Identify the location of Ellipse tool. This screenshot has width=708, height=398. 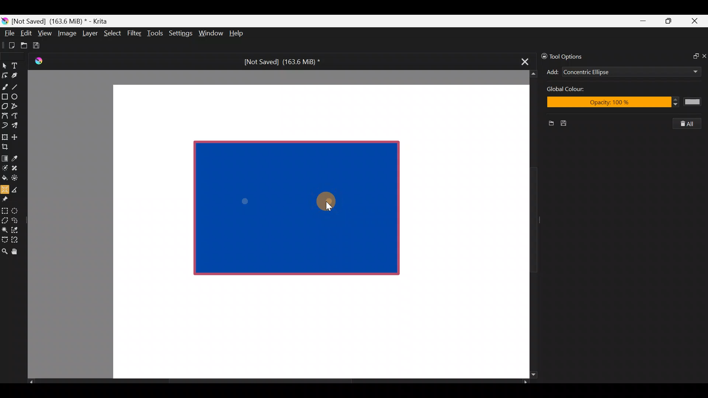
(18, 96).